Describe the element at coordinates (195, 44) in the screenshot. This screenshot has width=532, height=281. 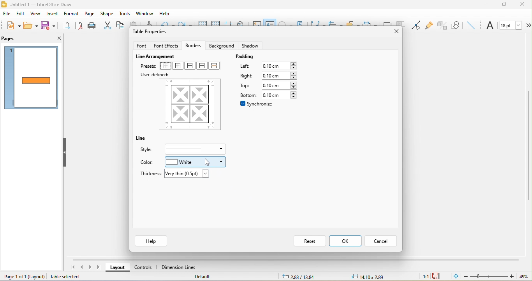
I see `borders` at that location.